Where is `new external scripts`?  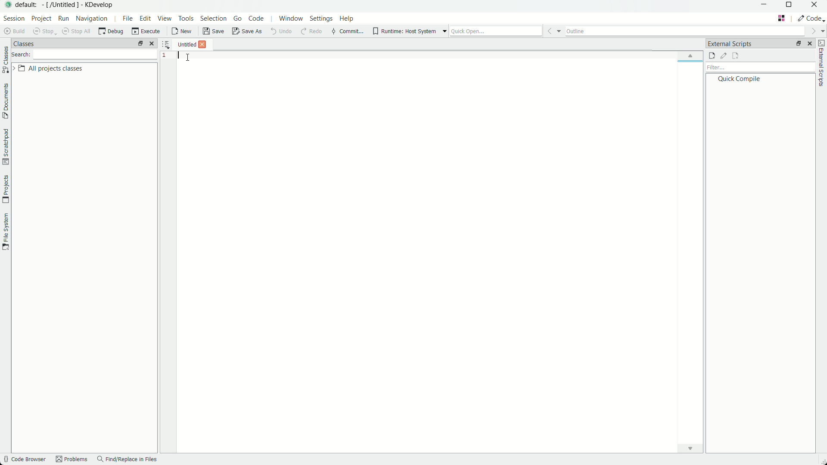 new external scripts is located at coordinates (712, 56).